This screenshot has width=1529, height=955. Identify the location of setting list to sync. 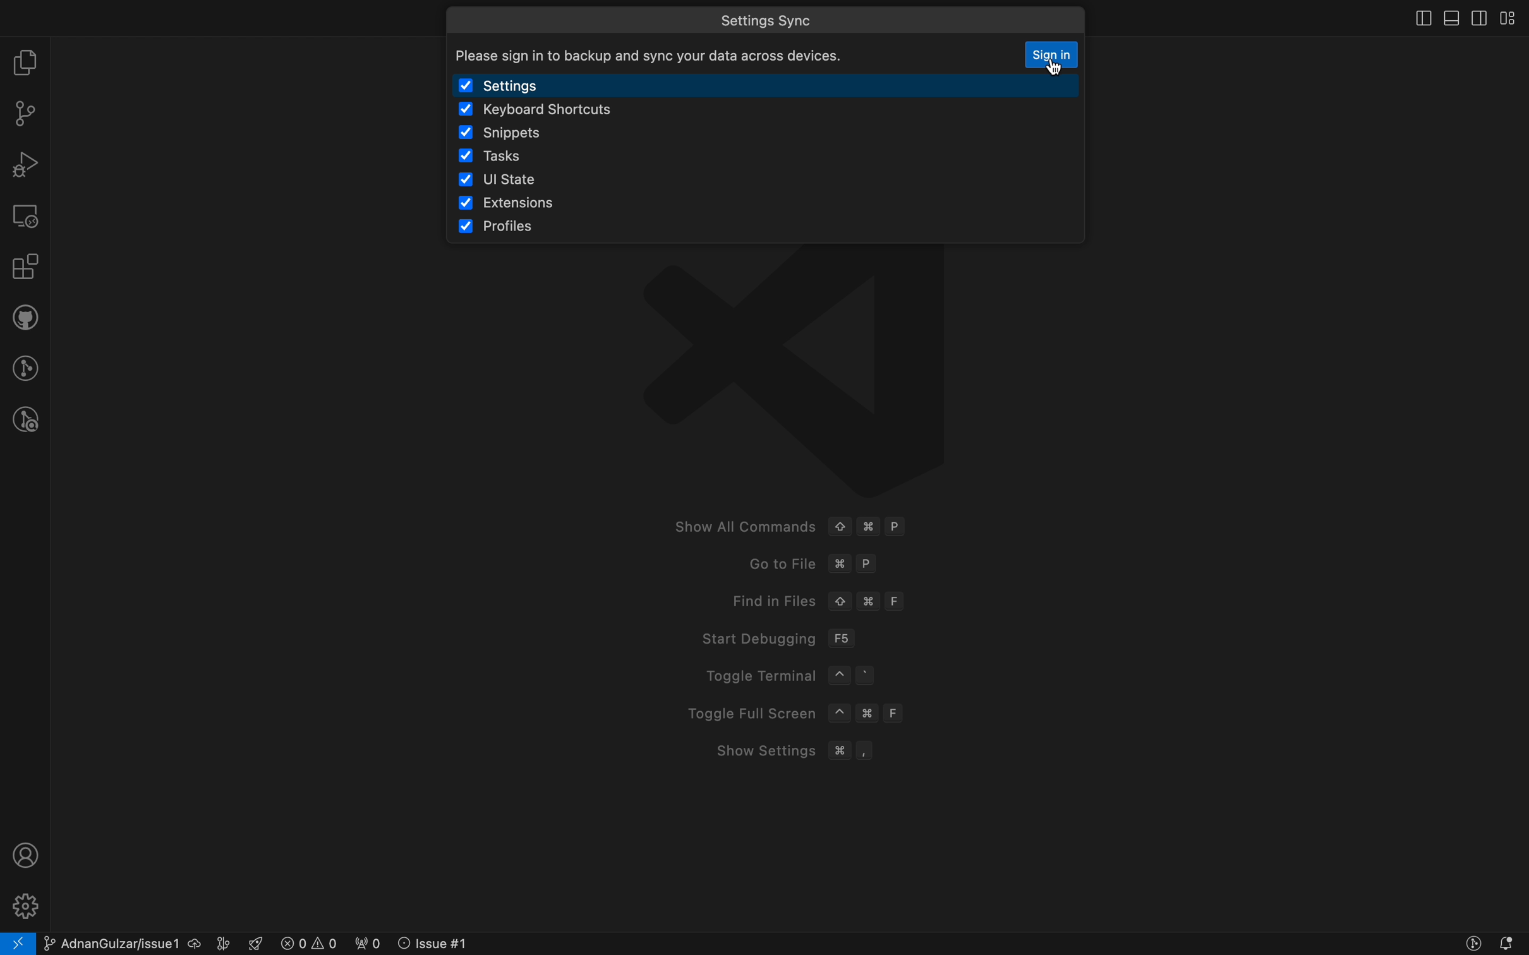
(771, 86).